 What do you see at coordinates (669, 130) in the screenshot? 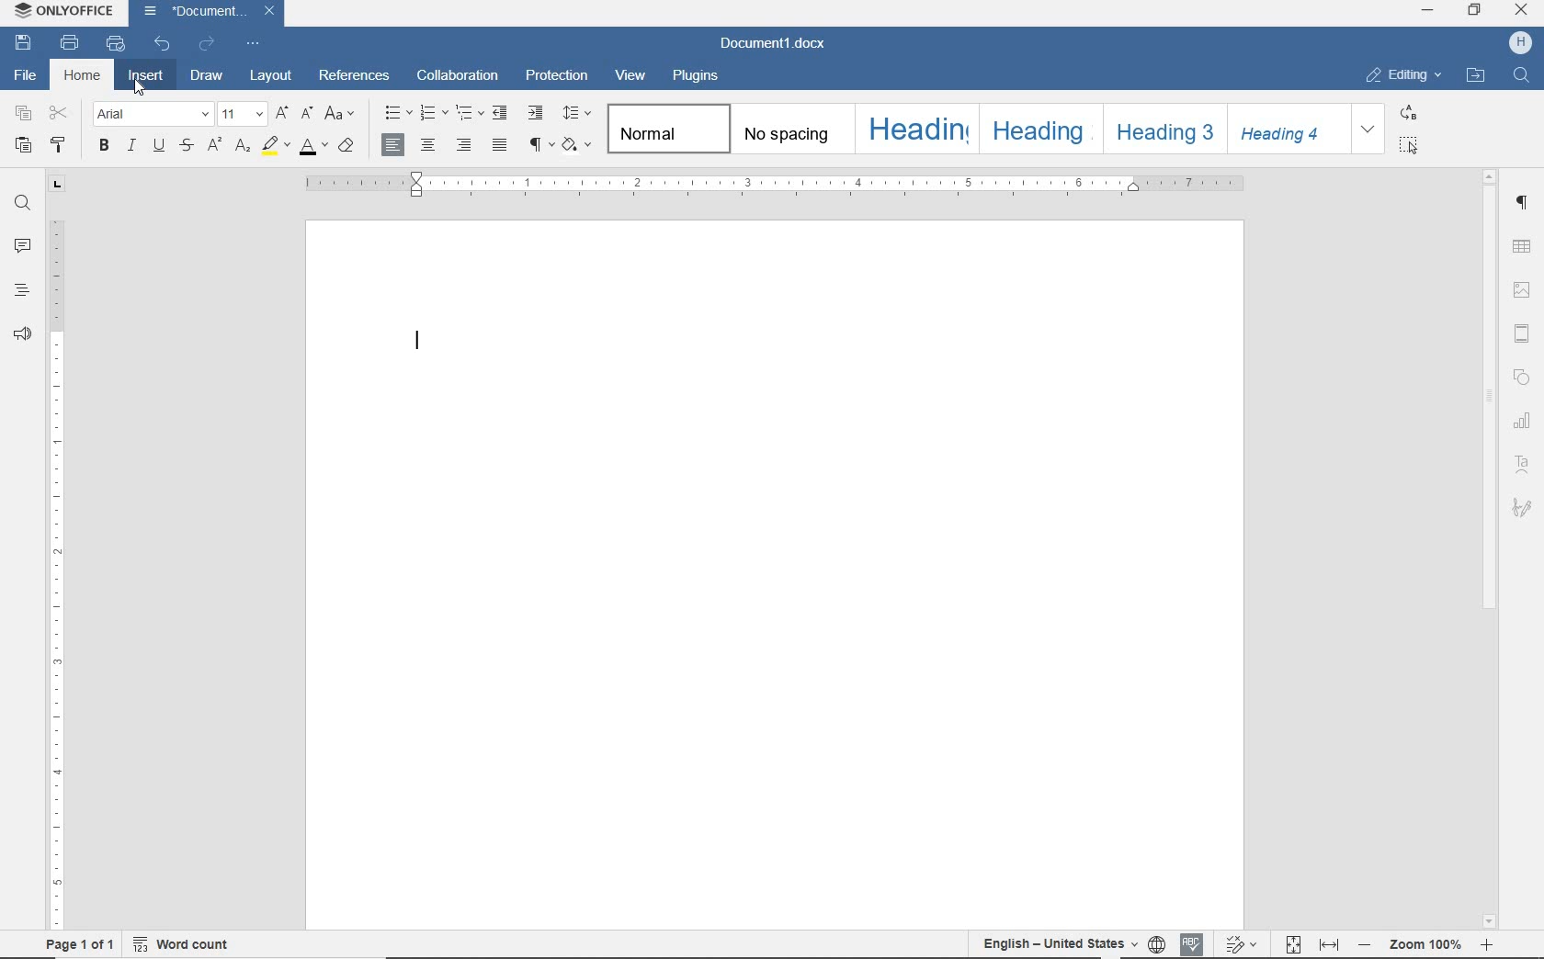
I see `normal` at bounding box center [669, 130].